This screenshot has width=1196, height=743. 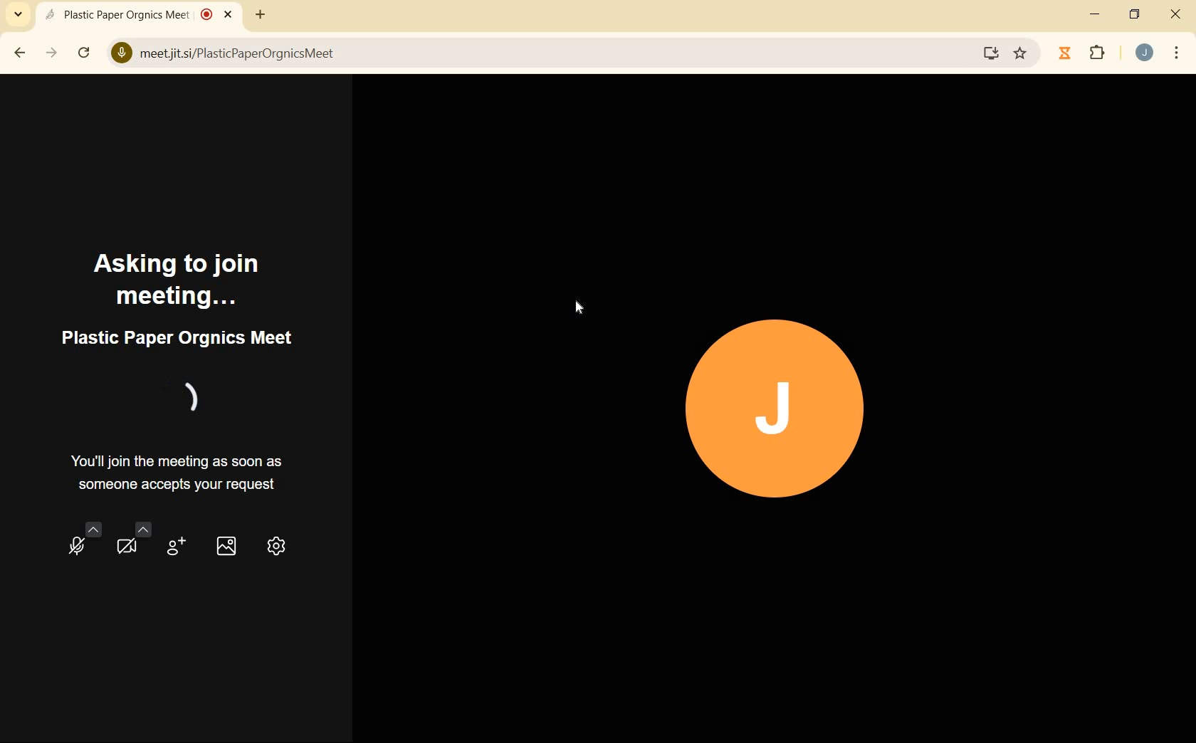 What do you see at coordinates (121, 54) in the screenshot?
I see `View site information` at bounding box center [121, 54].